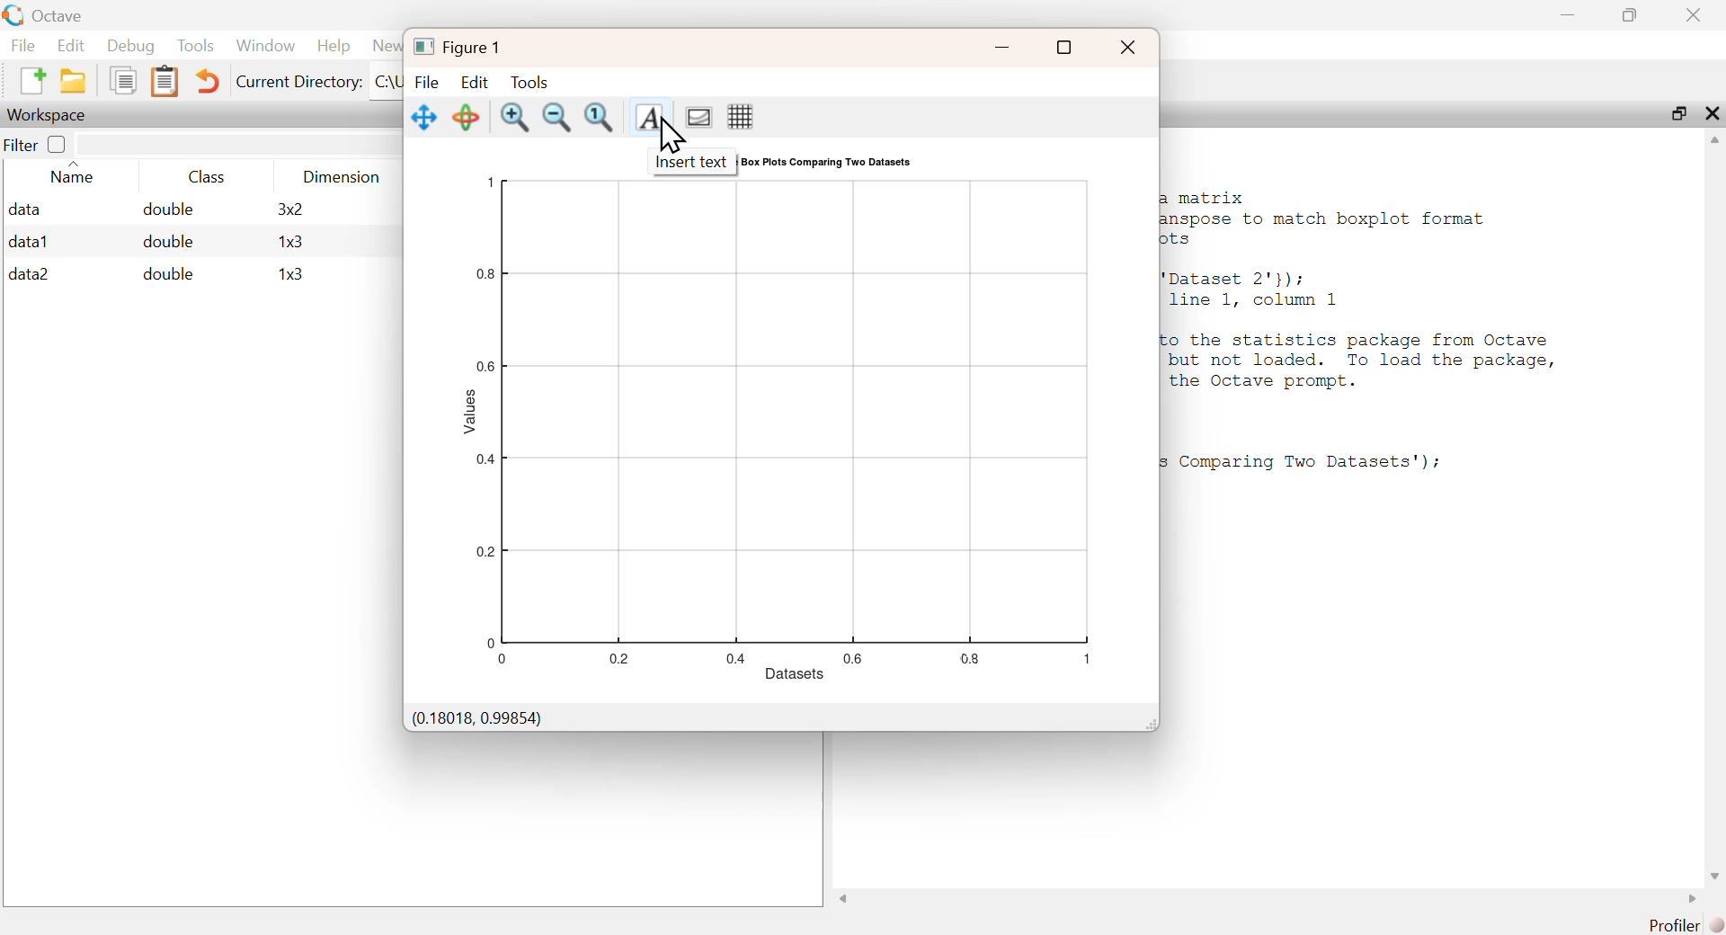 The image size is (1726, 935). What do you see at coordinates (698, 116) in the screenshot?
I see `Gradient` at bounding box center [698, 116].